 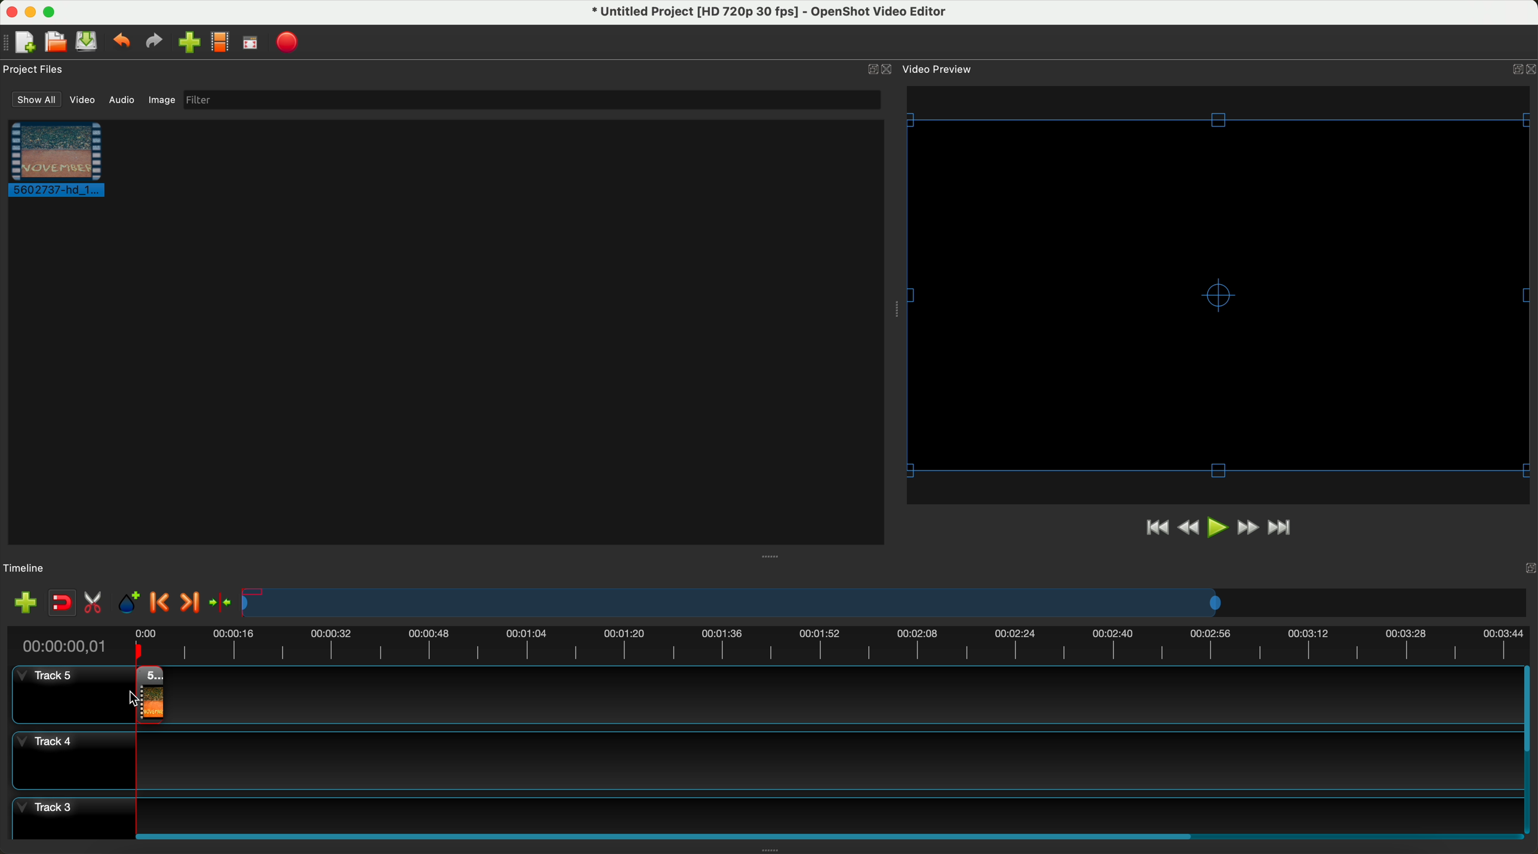 I want to click on , so click(x=1519, y=67).